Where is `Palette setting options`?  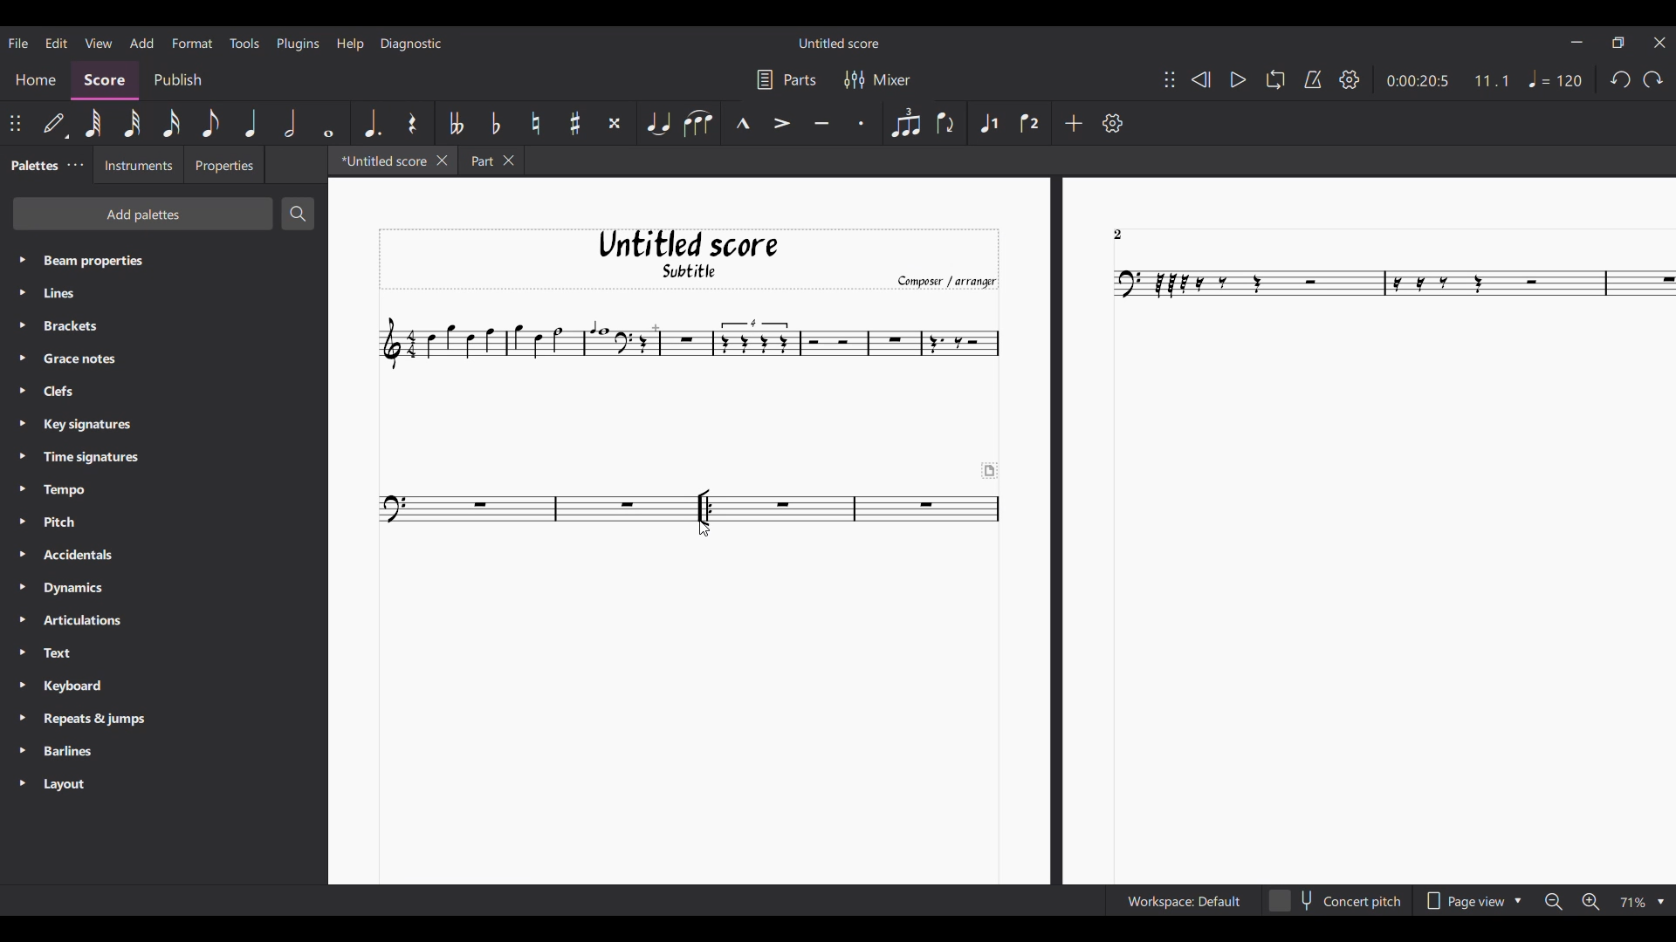 Palette setting options is located at coordinates (177, 523).